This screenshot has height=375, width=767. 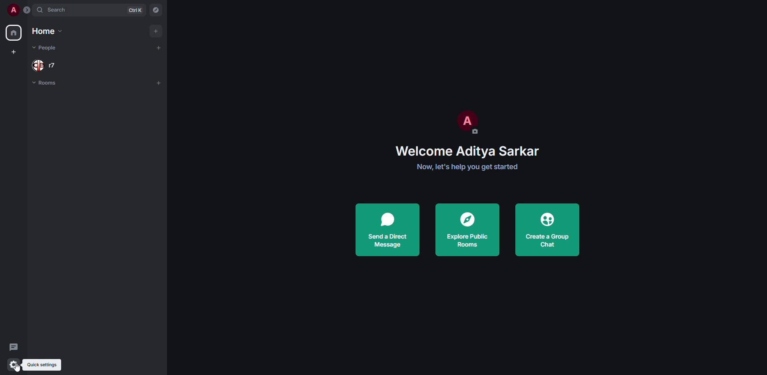 I want to click on navigator, so click(x=156, y=10).